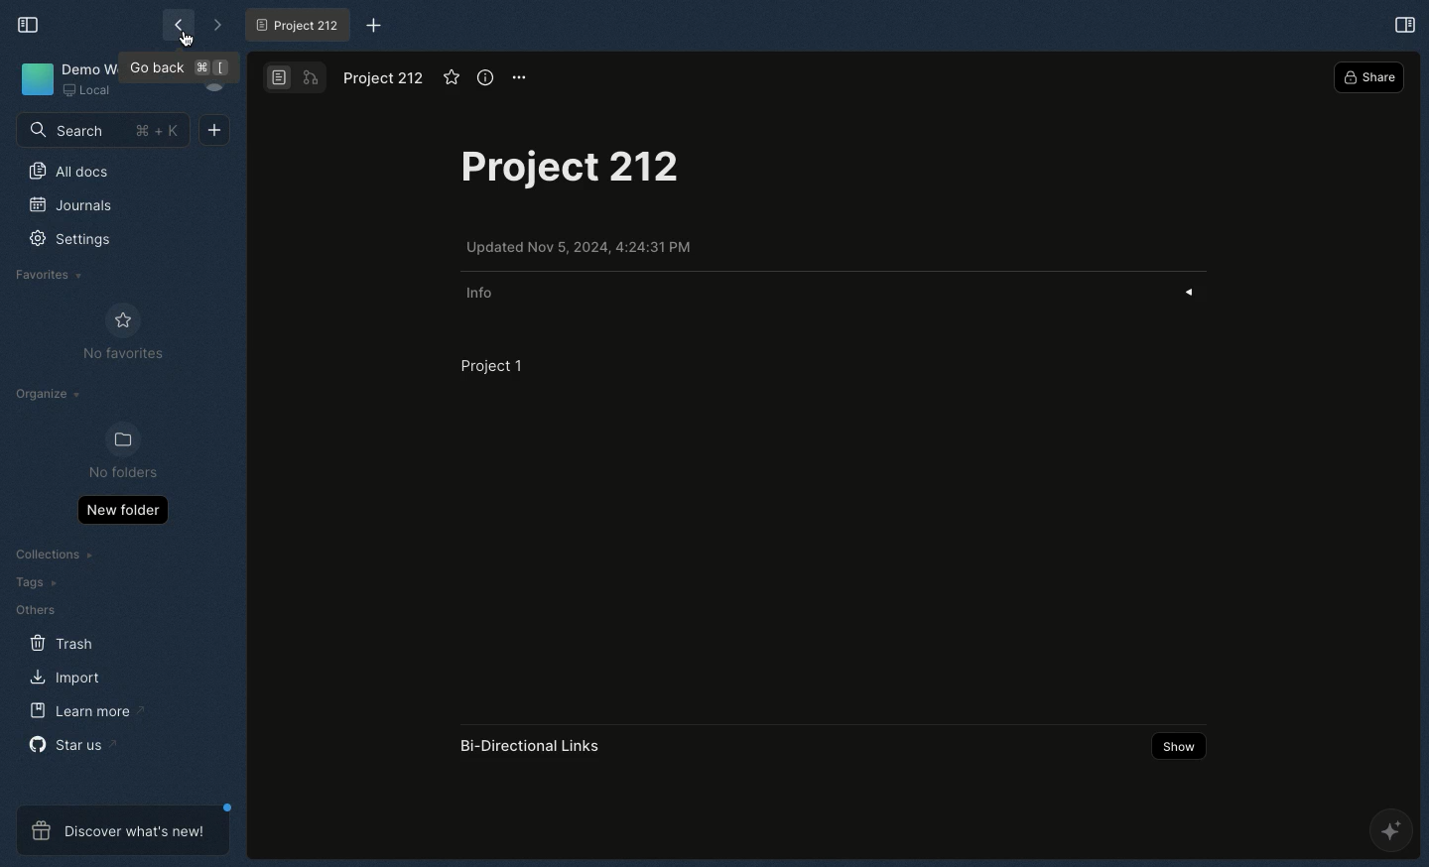 Image resolution: width=1429 pixels, height=867 pixels. I want to click on Project 2, so click(296, 25).